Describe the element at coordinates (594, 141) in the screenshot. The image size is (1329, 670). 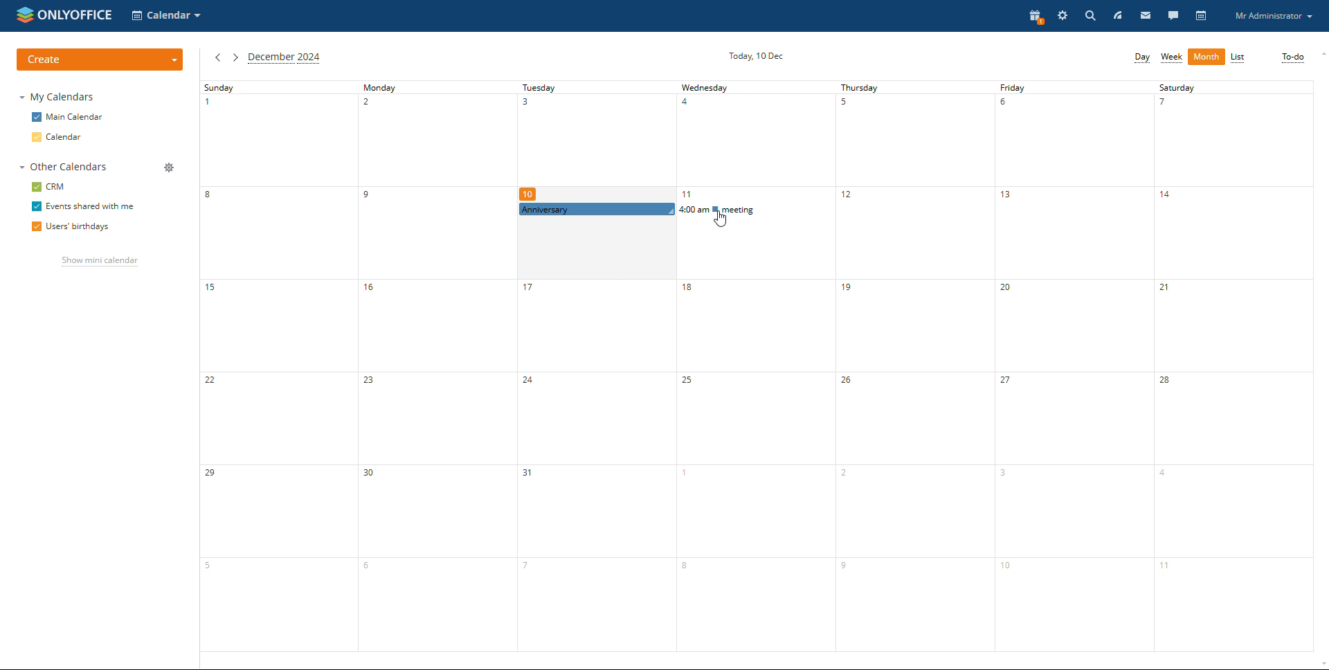
I see `tuesday` at that location.